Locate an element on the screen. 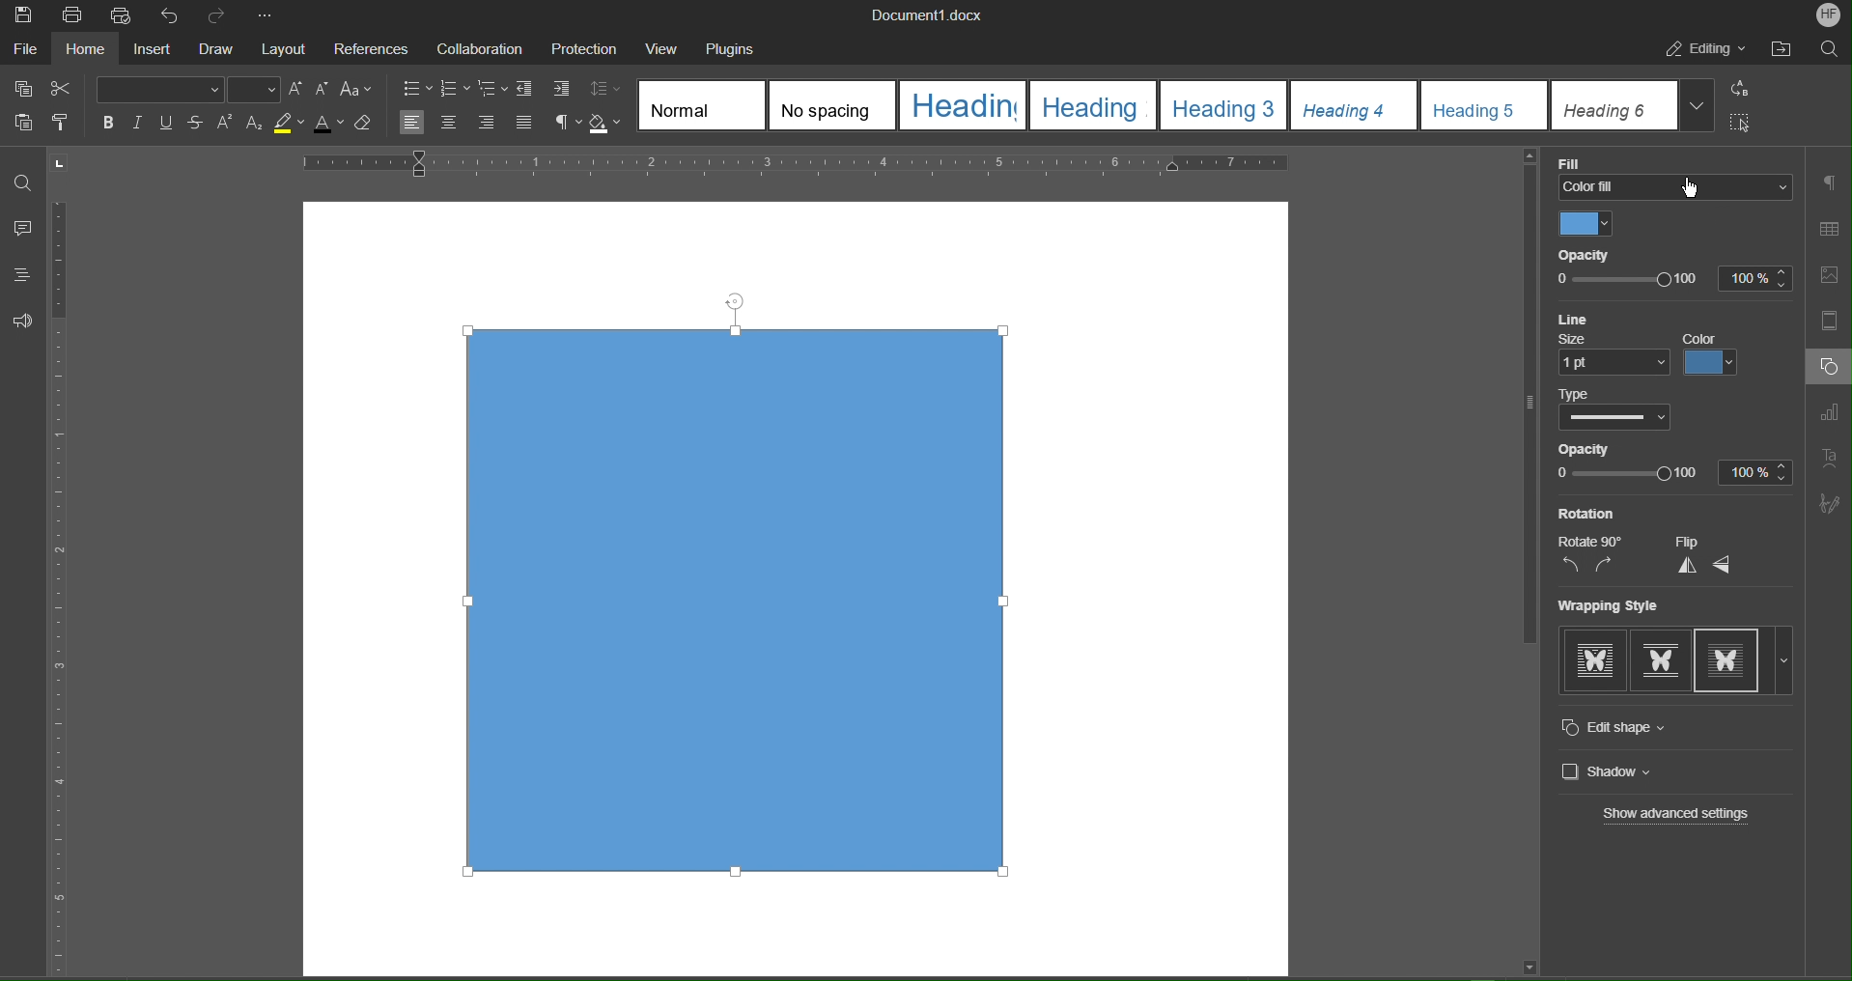 This screenshot has width=1852, height=981. Centre Align is located at coordinates (448, 124).